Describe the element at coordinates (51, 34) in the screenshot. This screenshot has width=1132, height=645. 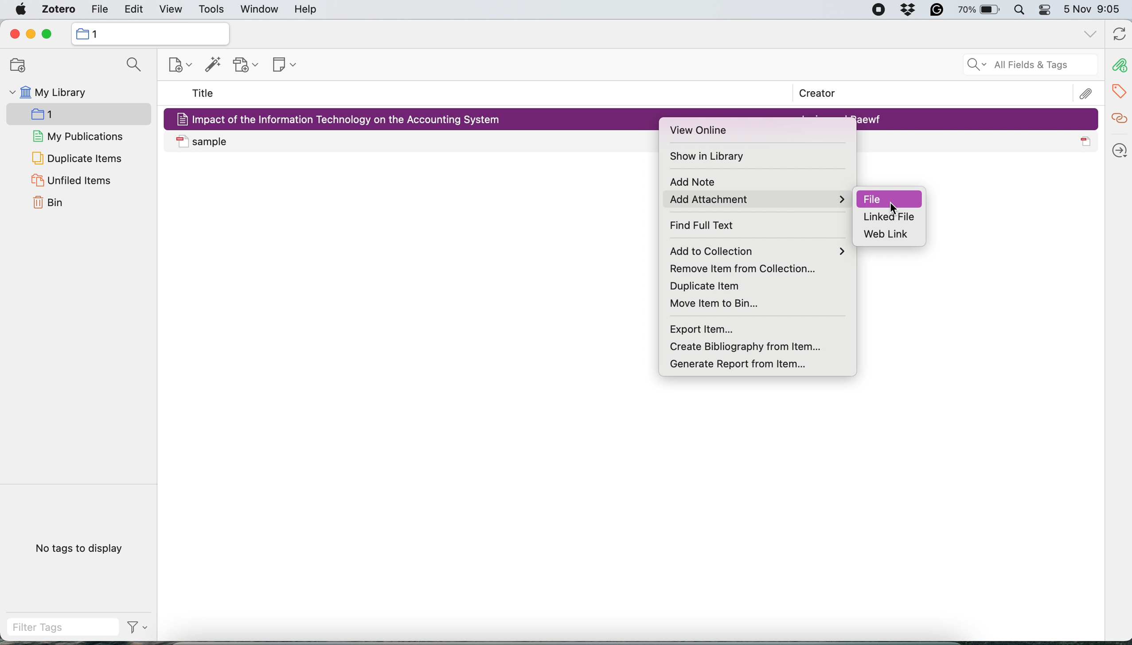
I see `maximise` at that location.